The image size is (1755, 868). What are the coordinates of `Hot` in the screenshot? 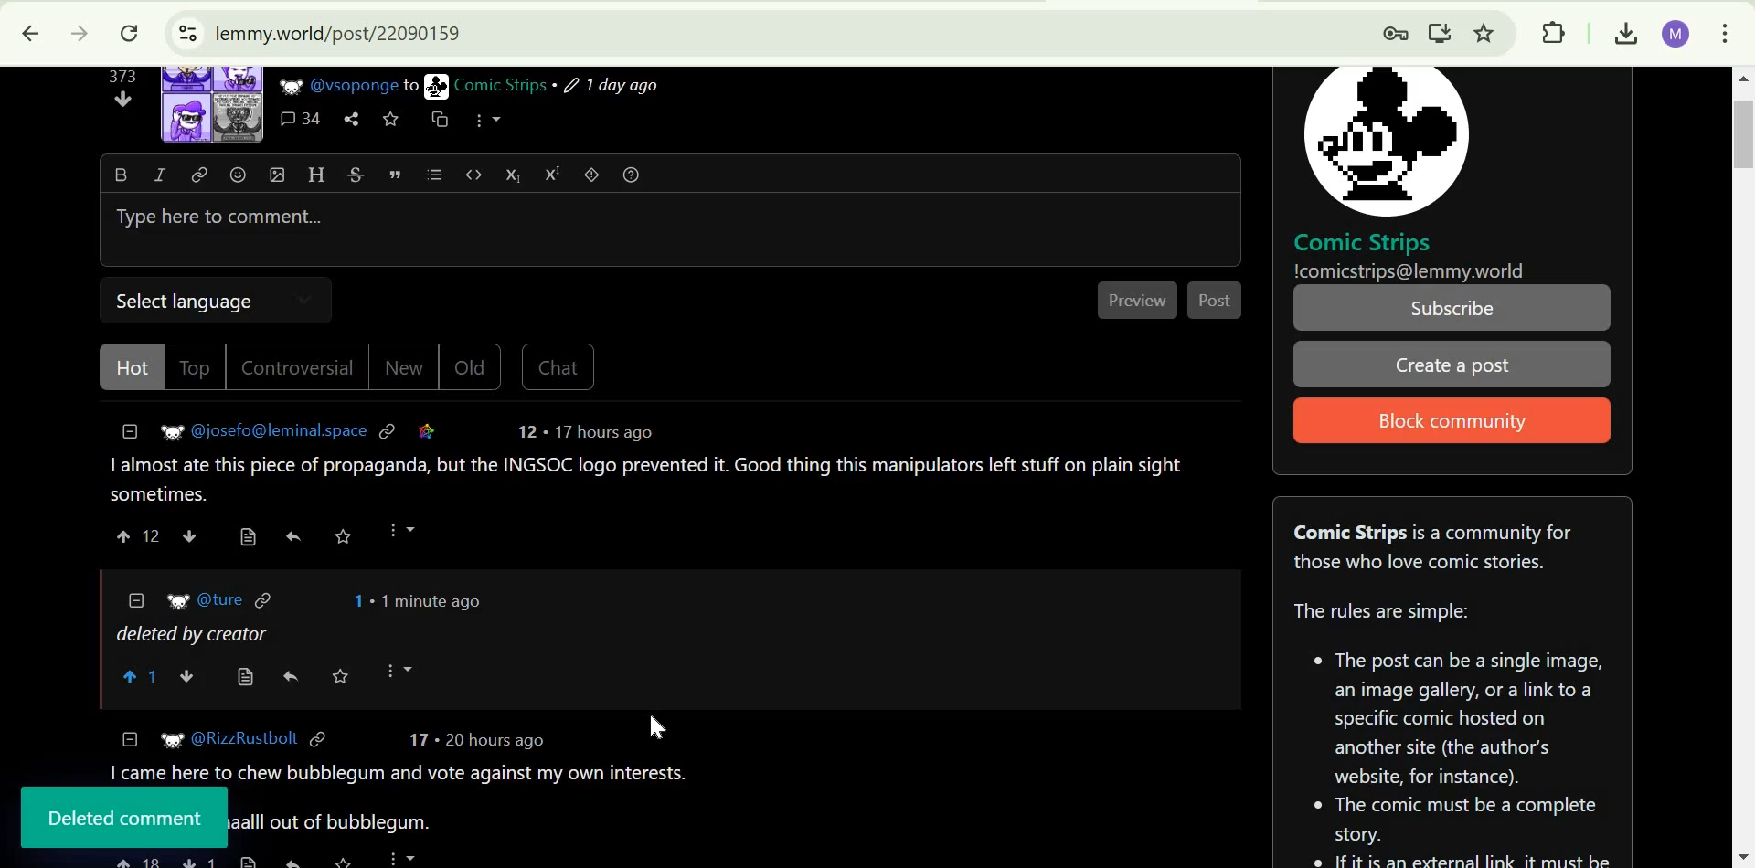 It's located at (135, 367).